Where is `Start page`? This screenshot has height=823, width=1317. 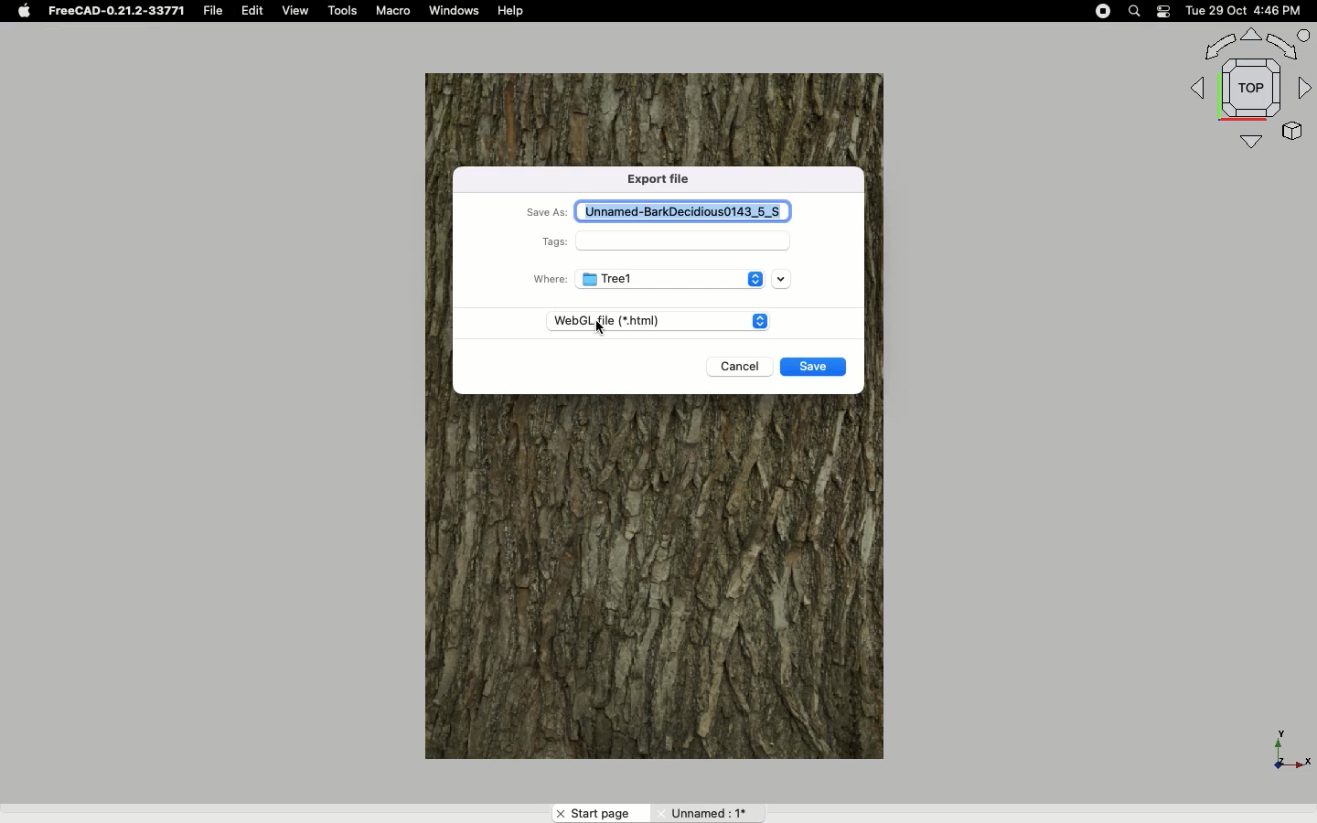
Start page is located at coordinates (600, 813).